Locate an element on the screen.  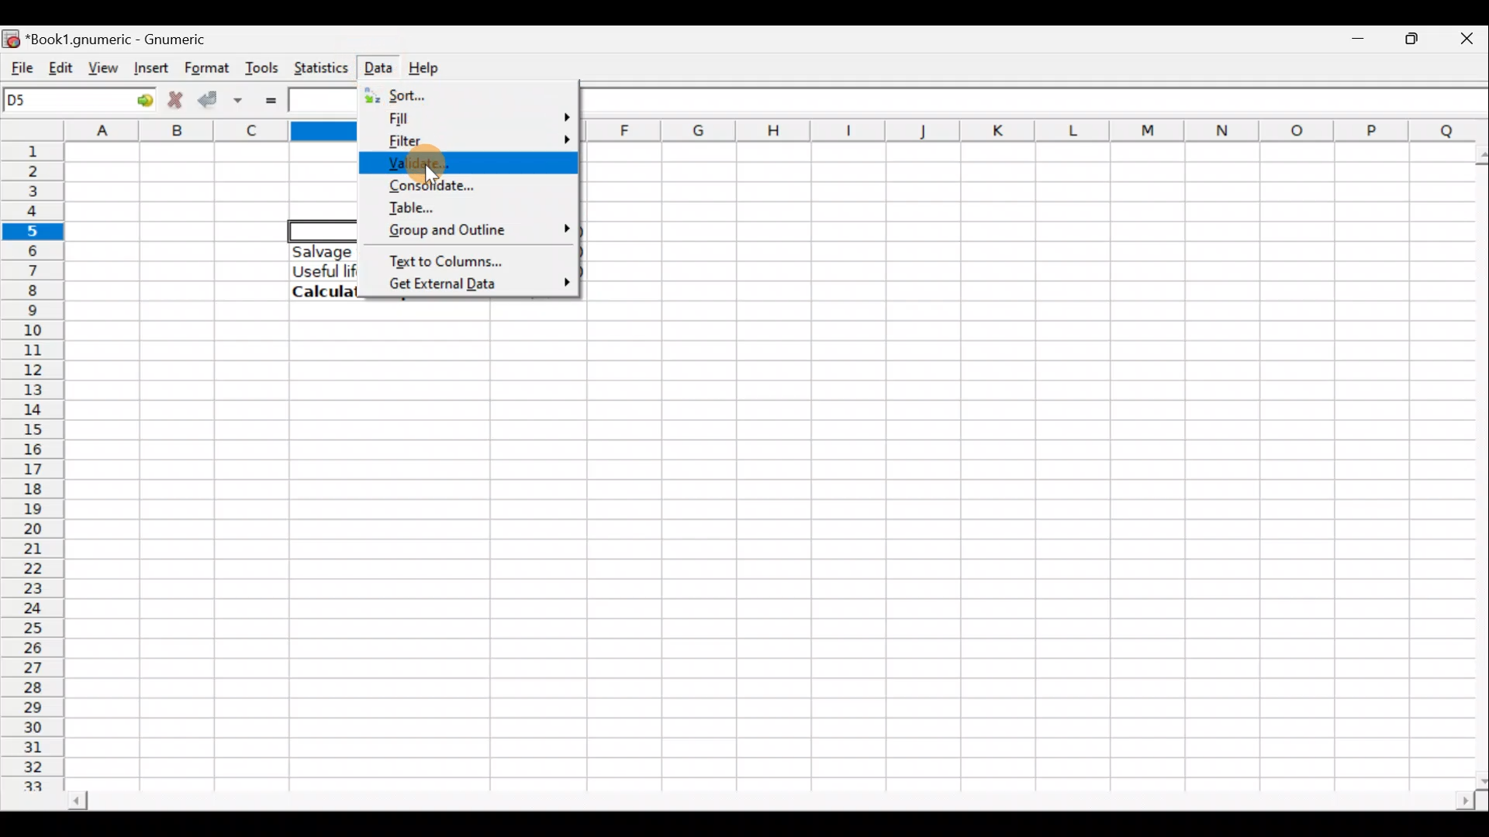
Go to is located at coordinates (139, 101).